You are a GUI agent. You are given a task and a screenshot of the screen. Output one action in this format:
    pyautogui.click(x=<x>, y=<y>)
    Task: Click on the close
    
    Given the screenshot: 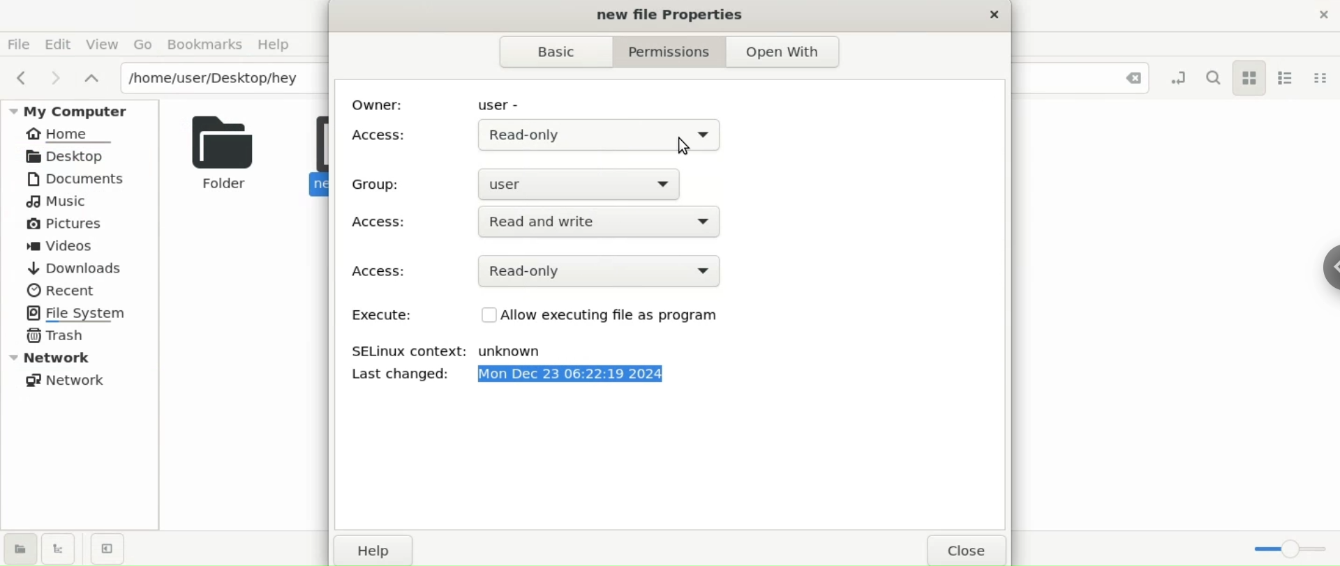 What is the action you would take?
    pyautogui.click(x=1325, y=19)
    